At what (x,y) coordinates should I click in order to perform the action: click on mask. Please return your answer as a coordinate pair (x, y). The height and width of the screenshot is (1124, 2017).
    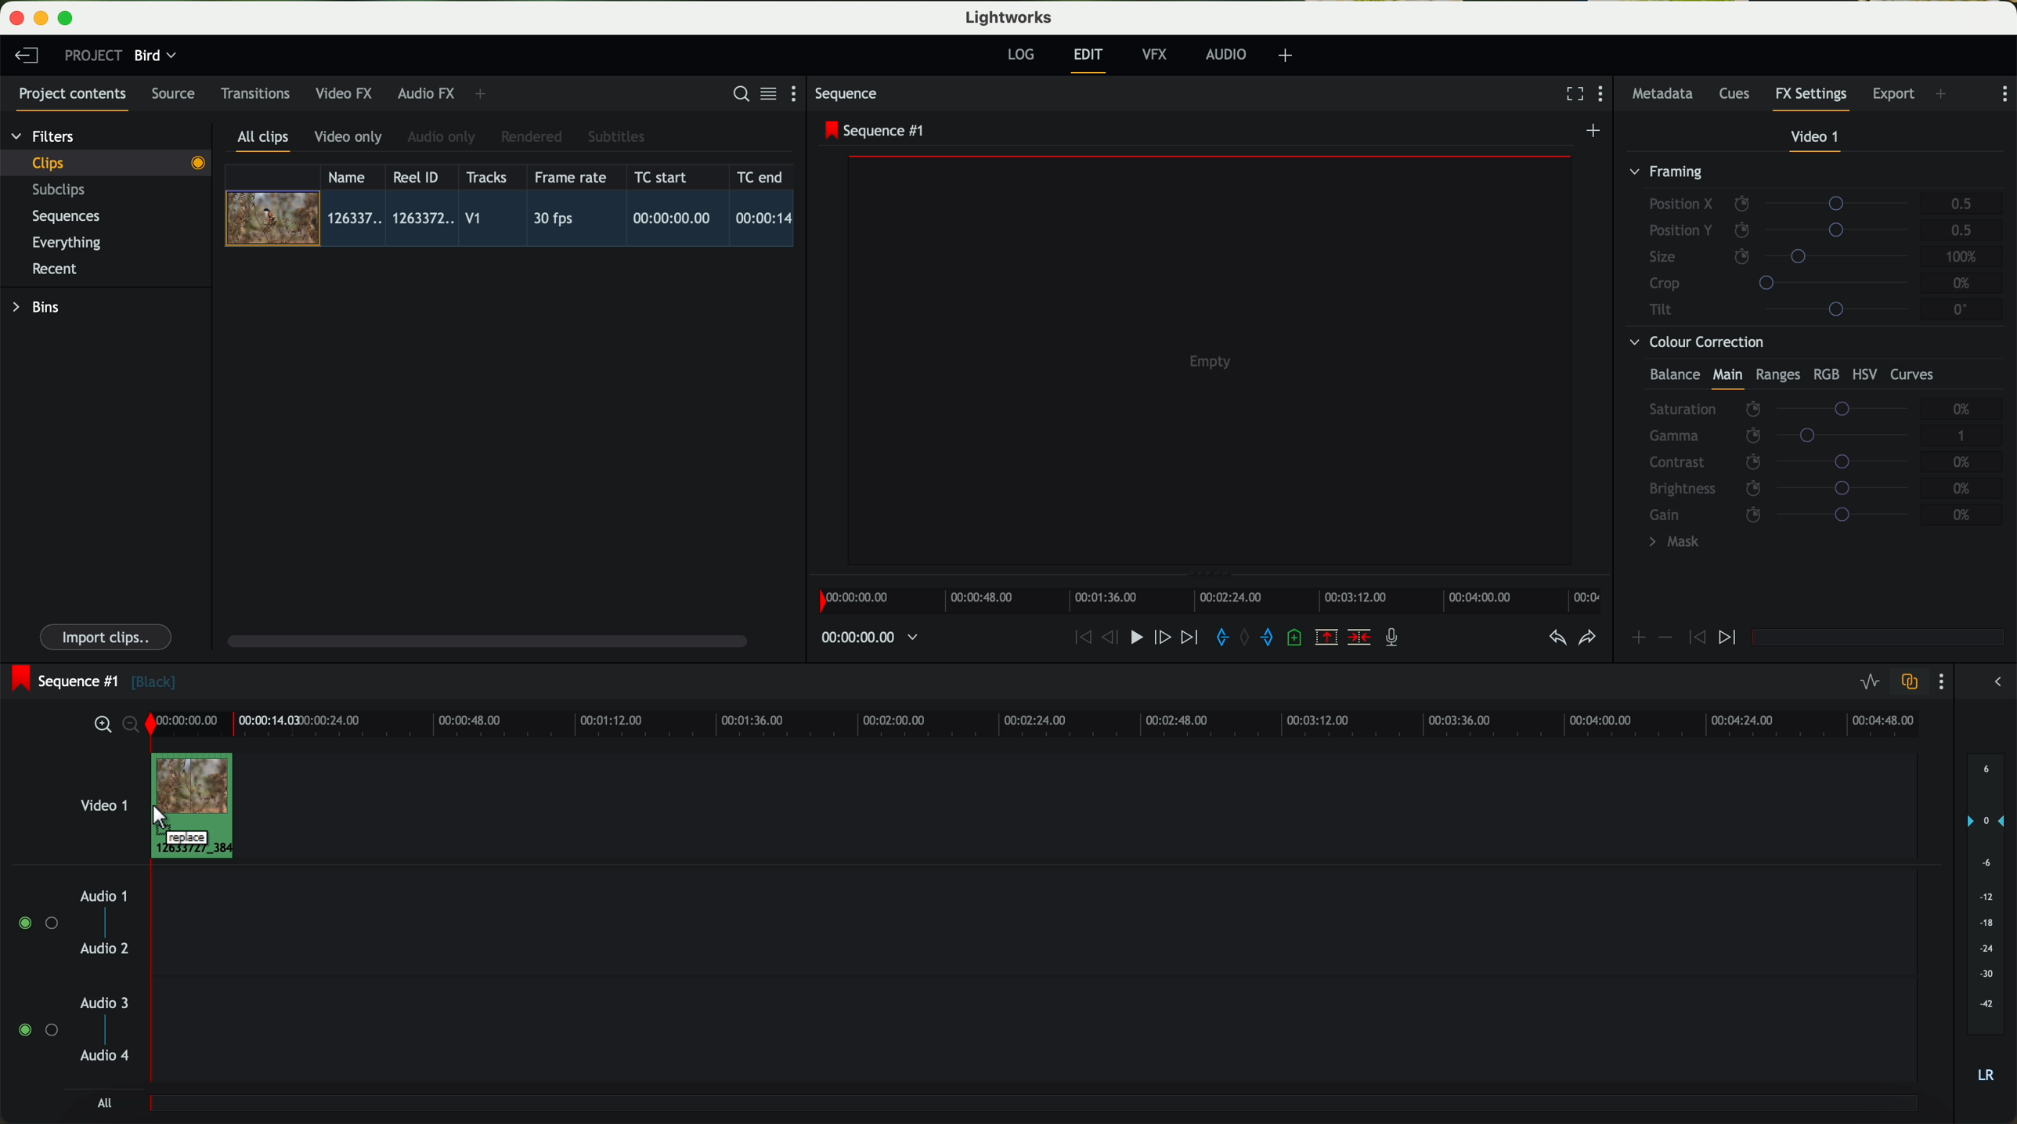
    Looking at the image, I should click on (1671, 544).